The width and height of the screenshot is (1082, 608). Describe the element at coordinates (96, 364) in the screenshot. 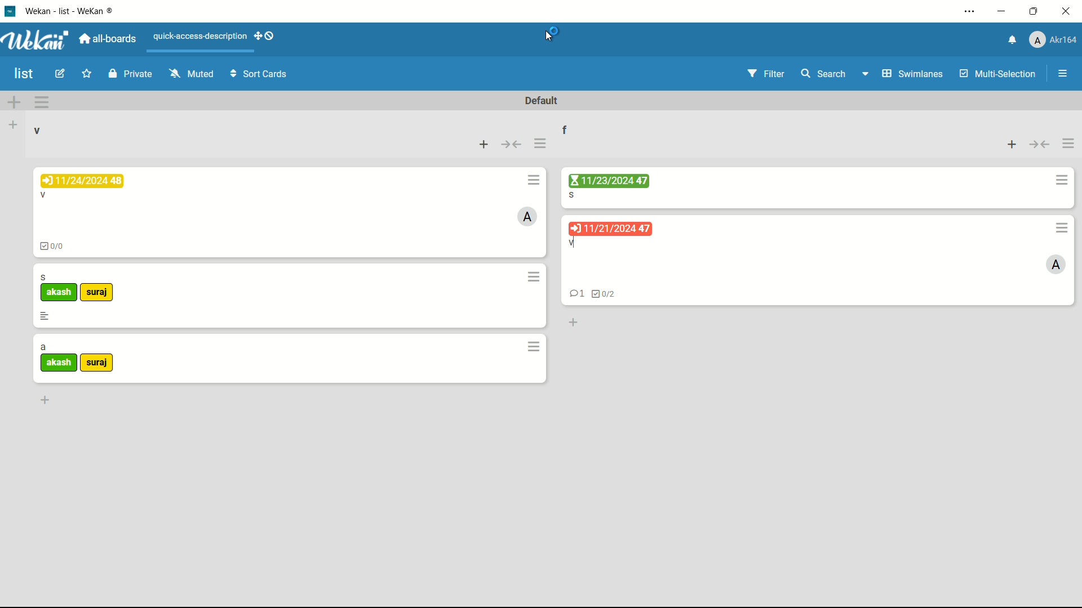

I see `label-2` at that location.